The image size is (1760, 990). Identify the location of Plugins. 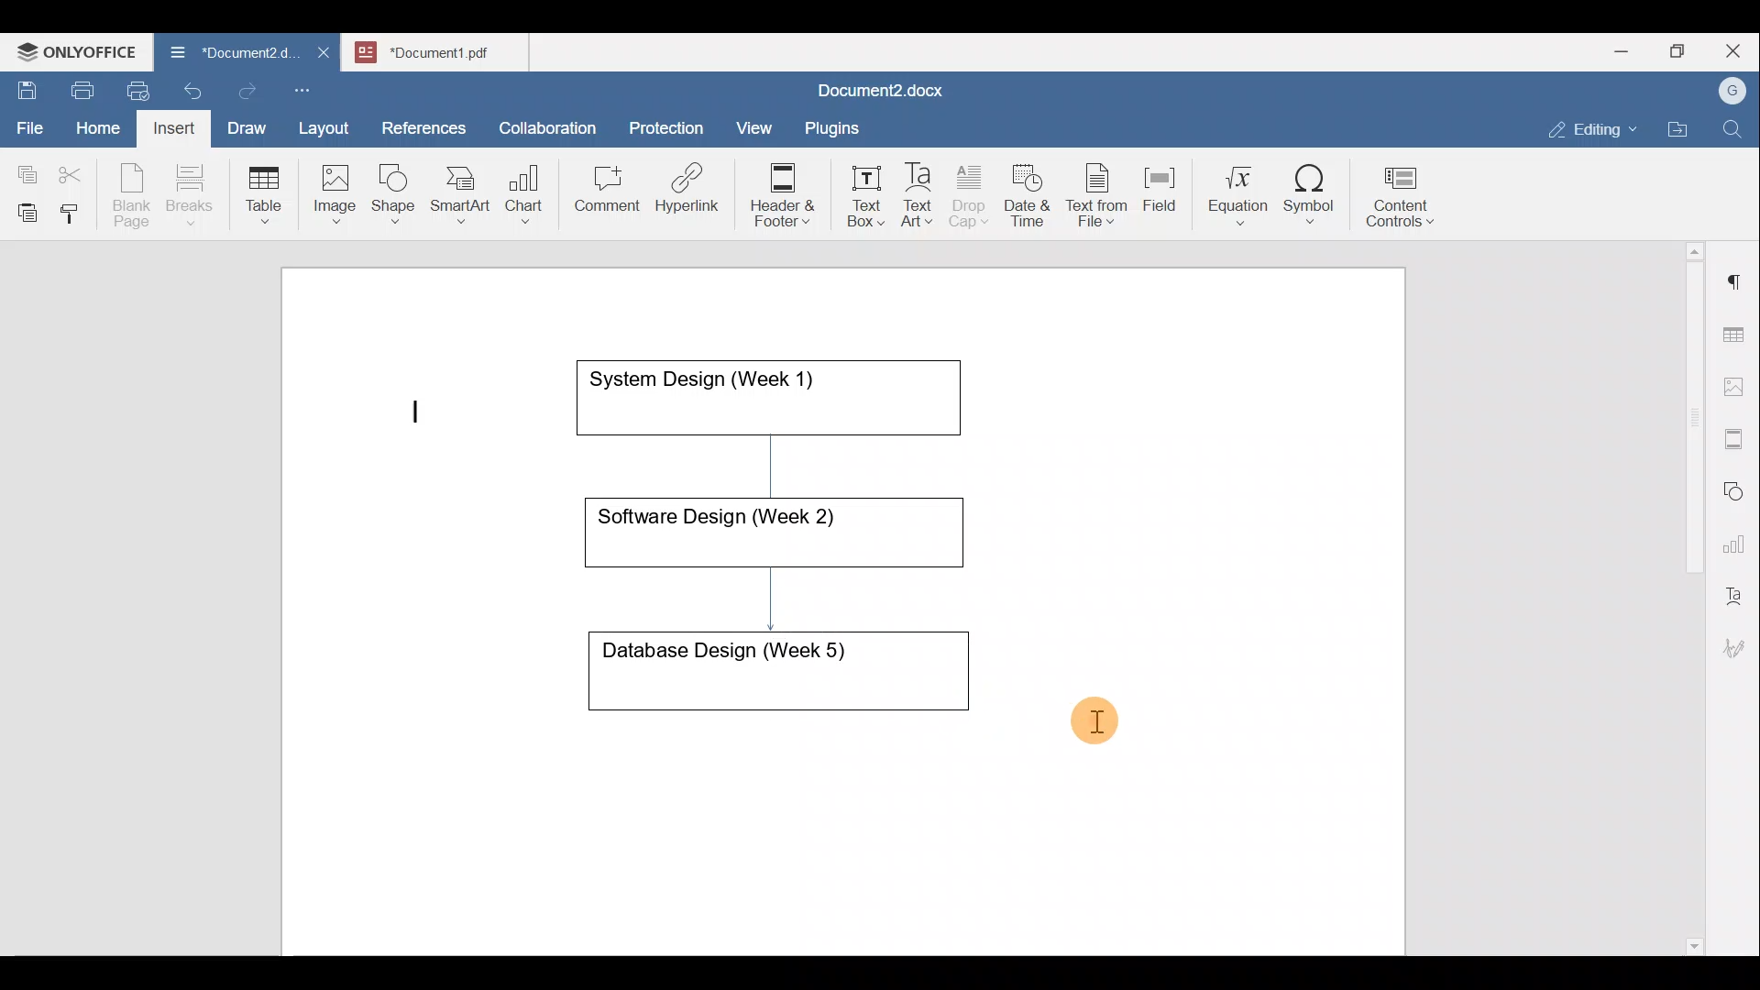
(838, 126).